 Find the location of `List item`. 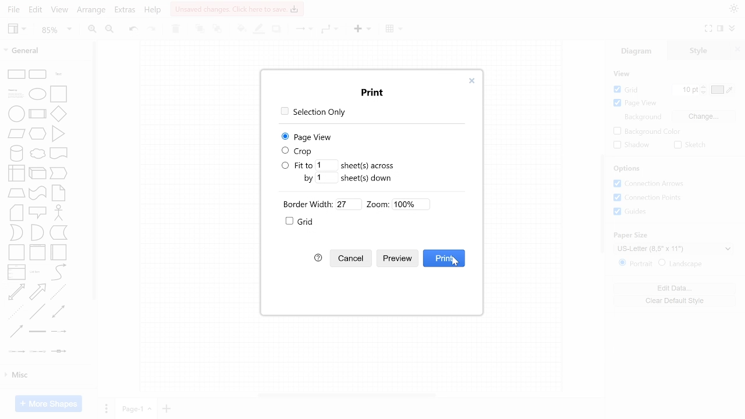

List item is located at coordinates (37, 272).